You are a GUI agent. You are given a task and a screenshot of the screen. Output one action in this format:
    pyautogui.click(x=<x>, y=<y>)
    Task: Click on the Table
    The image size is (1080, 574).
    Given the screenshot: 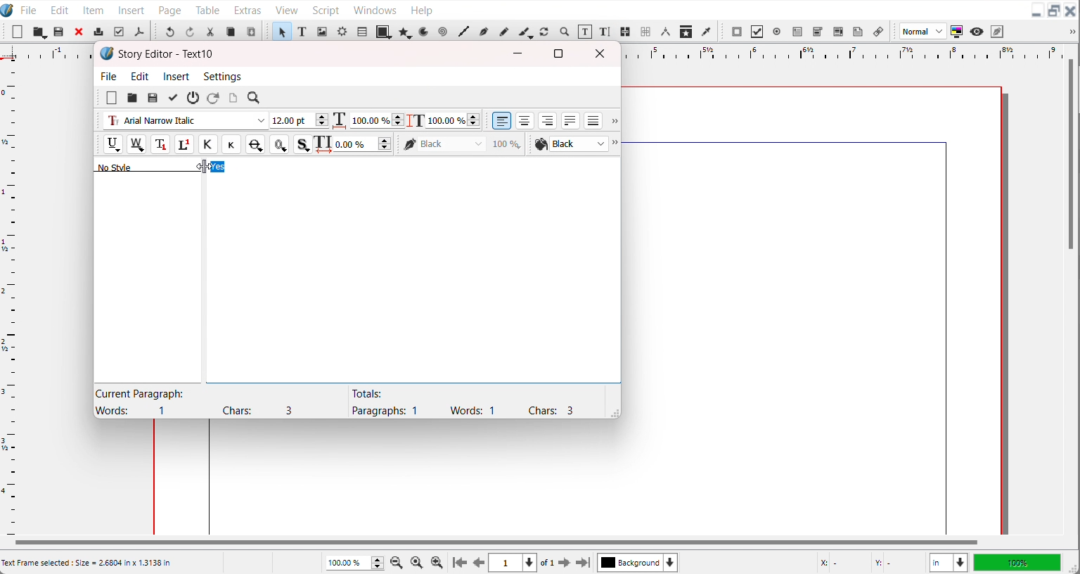 What is the action you would take?
    pyautogui.click(x=208, y=9)
    